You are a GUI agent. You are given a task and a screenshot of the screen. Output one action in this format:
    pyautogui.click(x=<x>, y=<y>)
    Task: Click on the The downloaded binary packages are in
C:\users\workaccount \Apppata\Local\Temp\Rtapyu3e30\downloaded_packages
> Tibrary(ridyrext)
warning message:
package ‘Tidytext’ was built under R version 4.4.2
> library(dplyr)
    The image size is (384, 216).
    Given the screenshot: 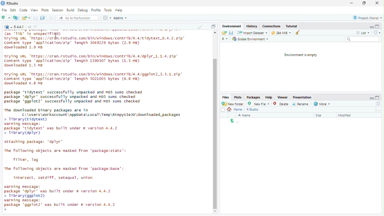 What is the action you would take?
    pyautogui.click(x=93, y=122)
    